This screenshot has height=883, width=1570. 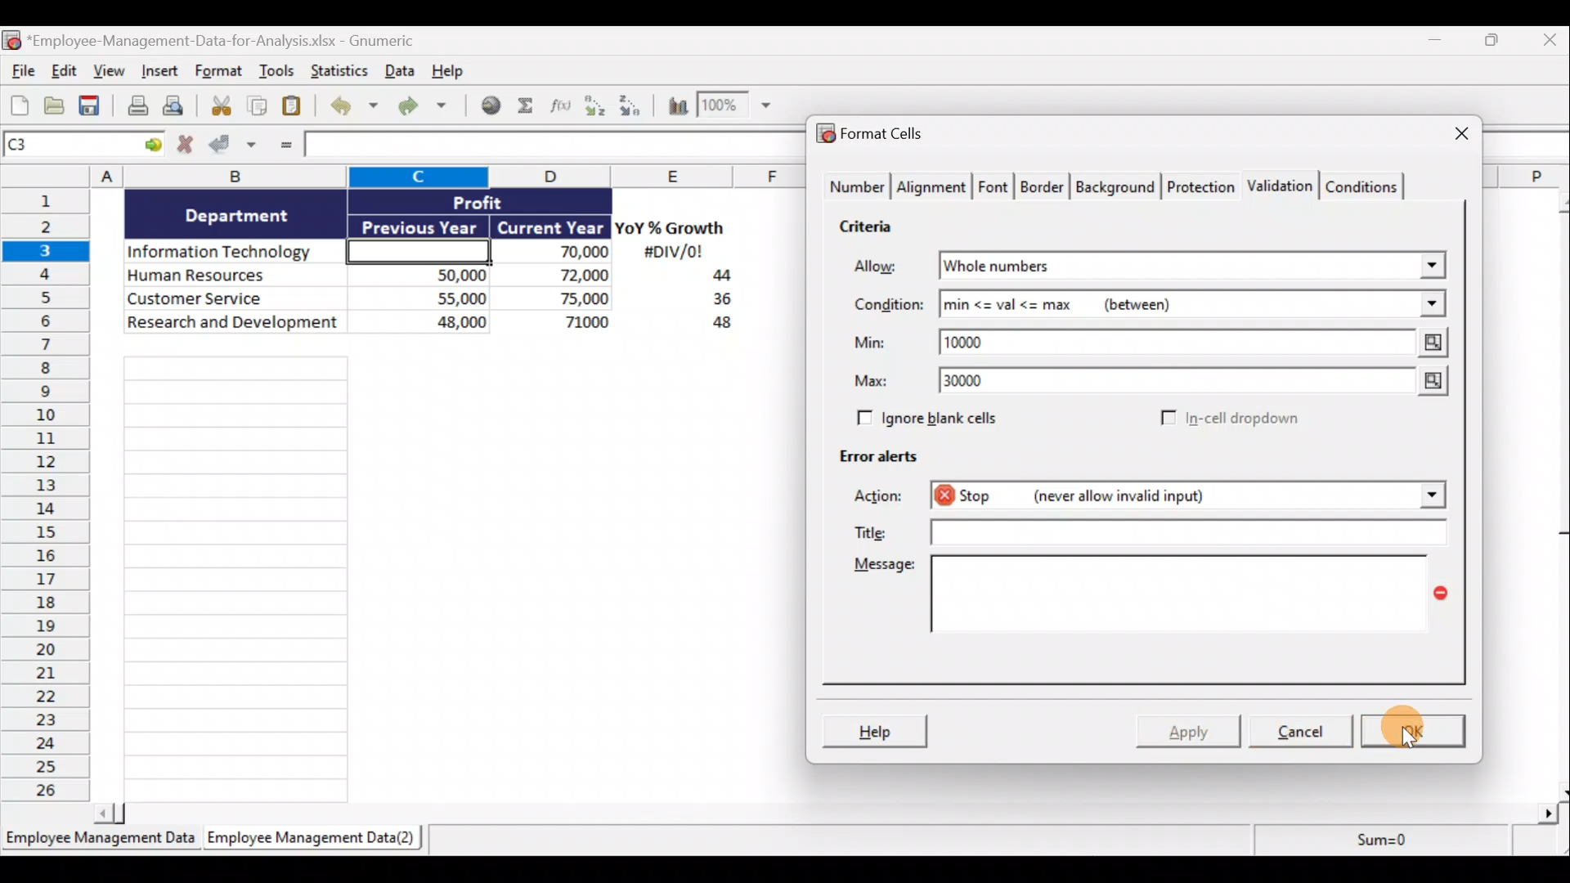 What do you see at coordinates (308, 840) in the screenshot?
I see `Employee Management Data(2)` at bounding box center [308, 840].